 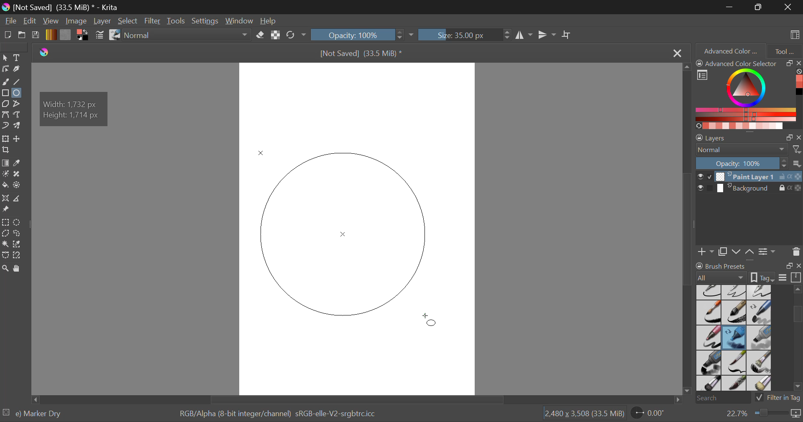 What do you see at coordinates (734, 313) in the screenshot?
I see `Ink-8 Sumi-e` at bounding box center [734, 313].